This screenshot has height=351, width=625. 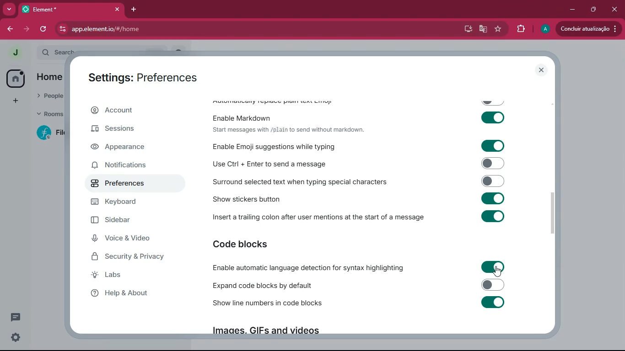 I want to click on home, so click(x=15, y=79).